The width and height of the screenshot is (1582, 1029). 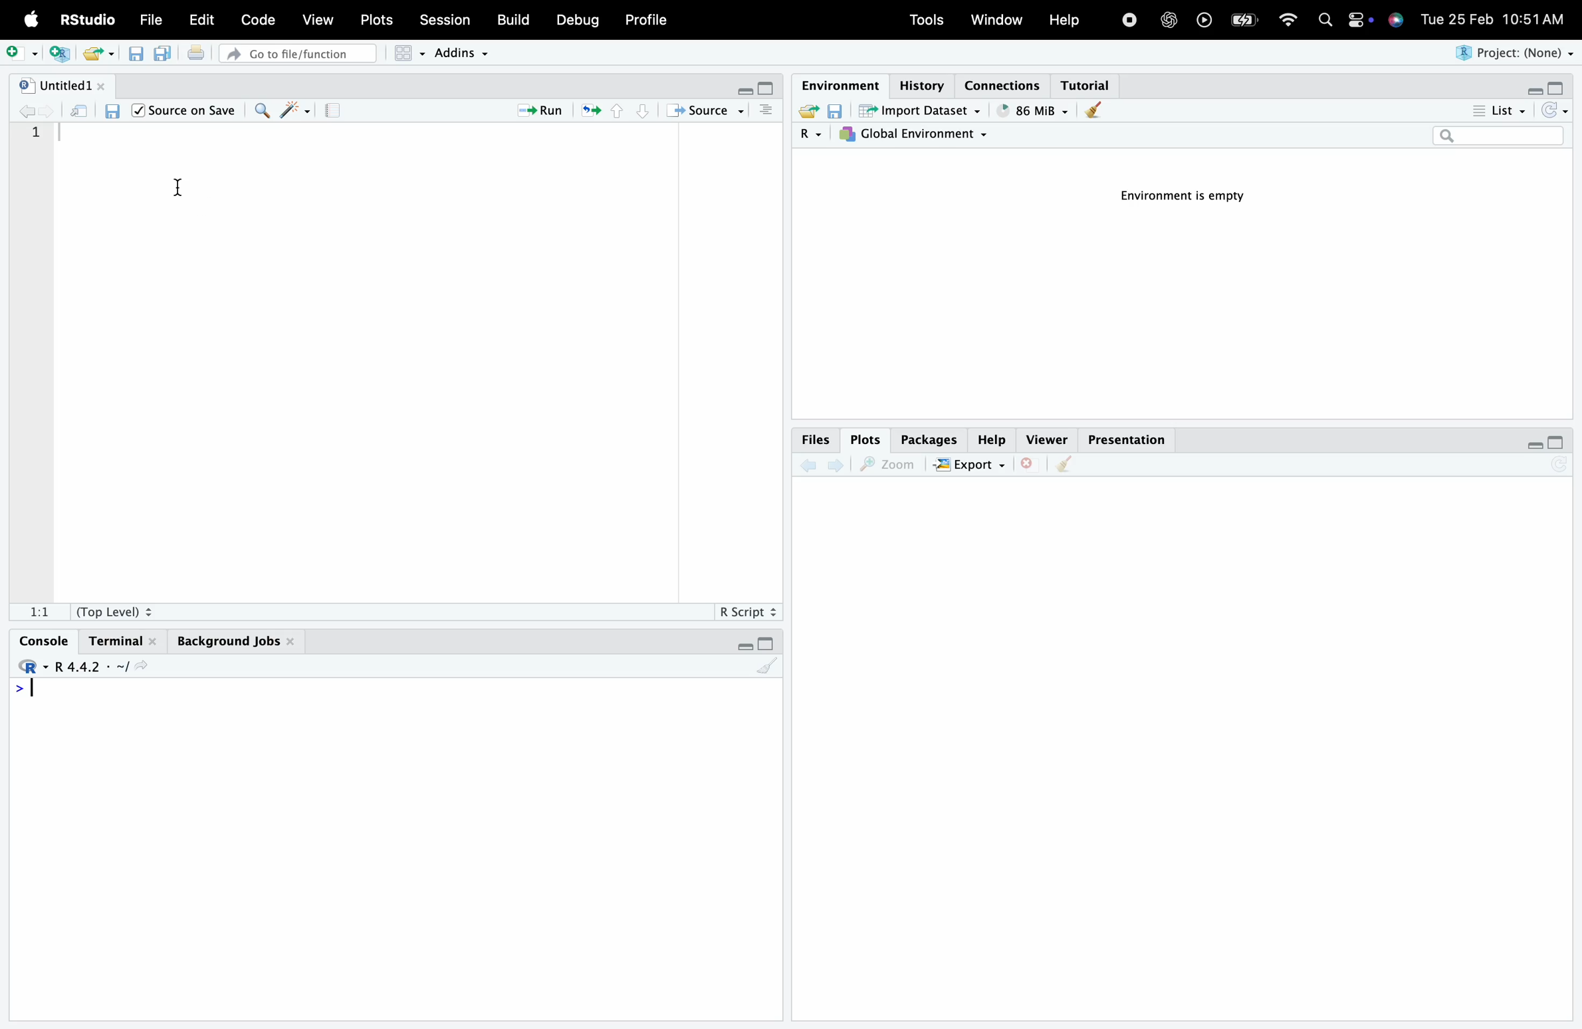 I want to click on bottom, so click(x=640, y=111).